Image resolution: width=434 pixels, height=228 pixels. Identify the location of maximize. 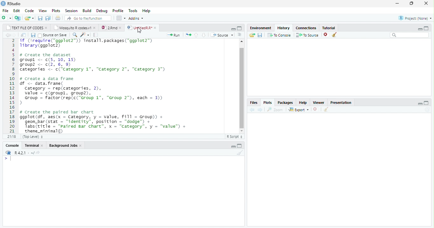
(241, 29).